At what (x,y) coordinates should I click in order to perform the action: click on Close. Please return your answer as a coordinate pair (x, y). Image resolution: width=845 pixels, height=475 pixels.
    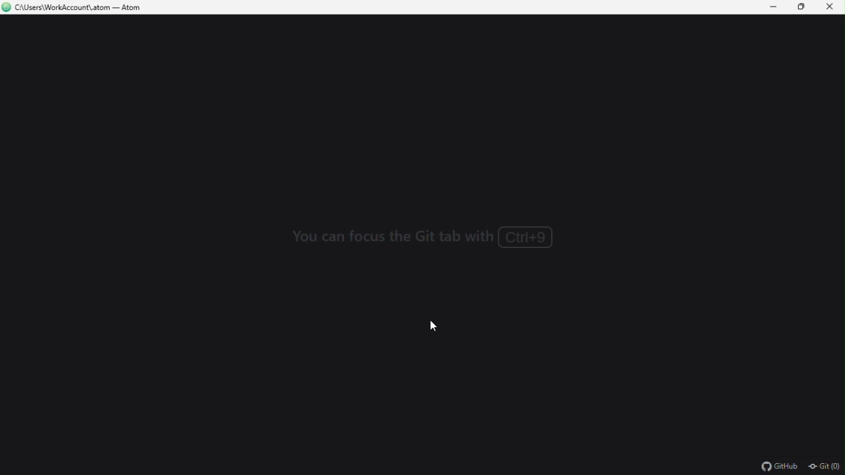
    Looking at the image, I should click on (834, 9).